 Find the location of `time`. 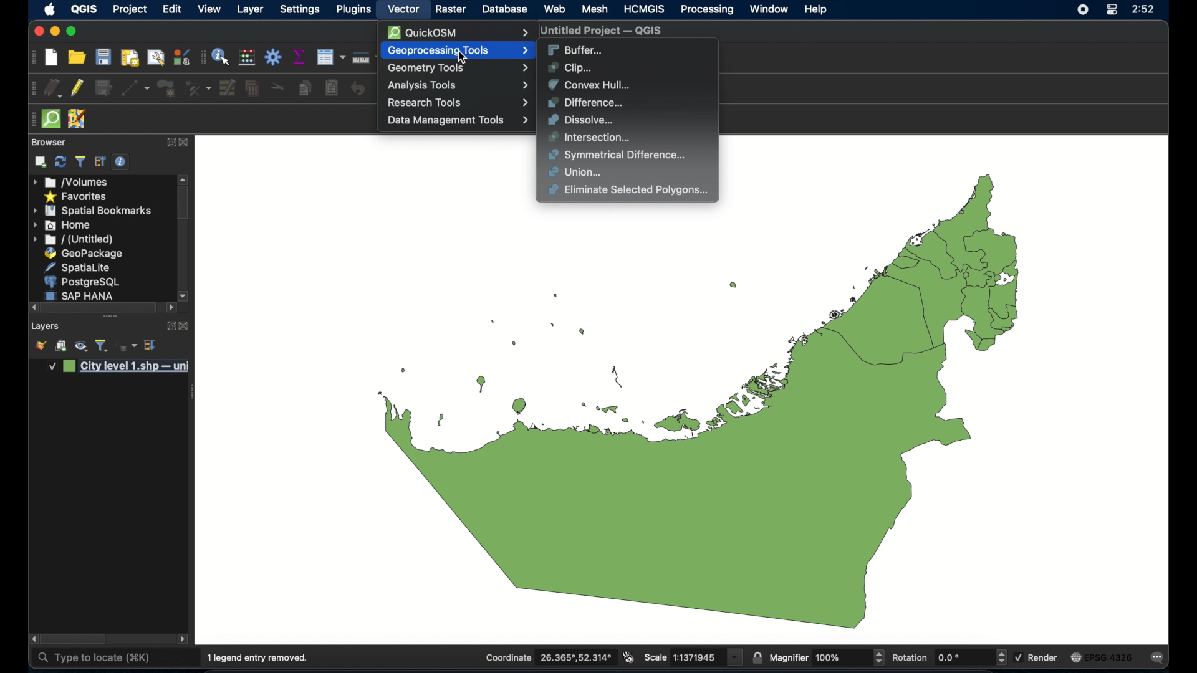

time is located at coordinates (1144, 10).